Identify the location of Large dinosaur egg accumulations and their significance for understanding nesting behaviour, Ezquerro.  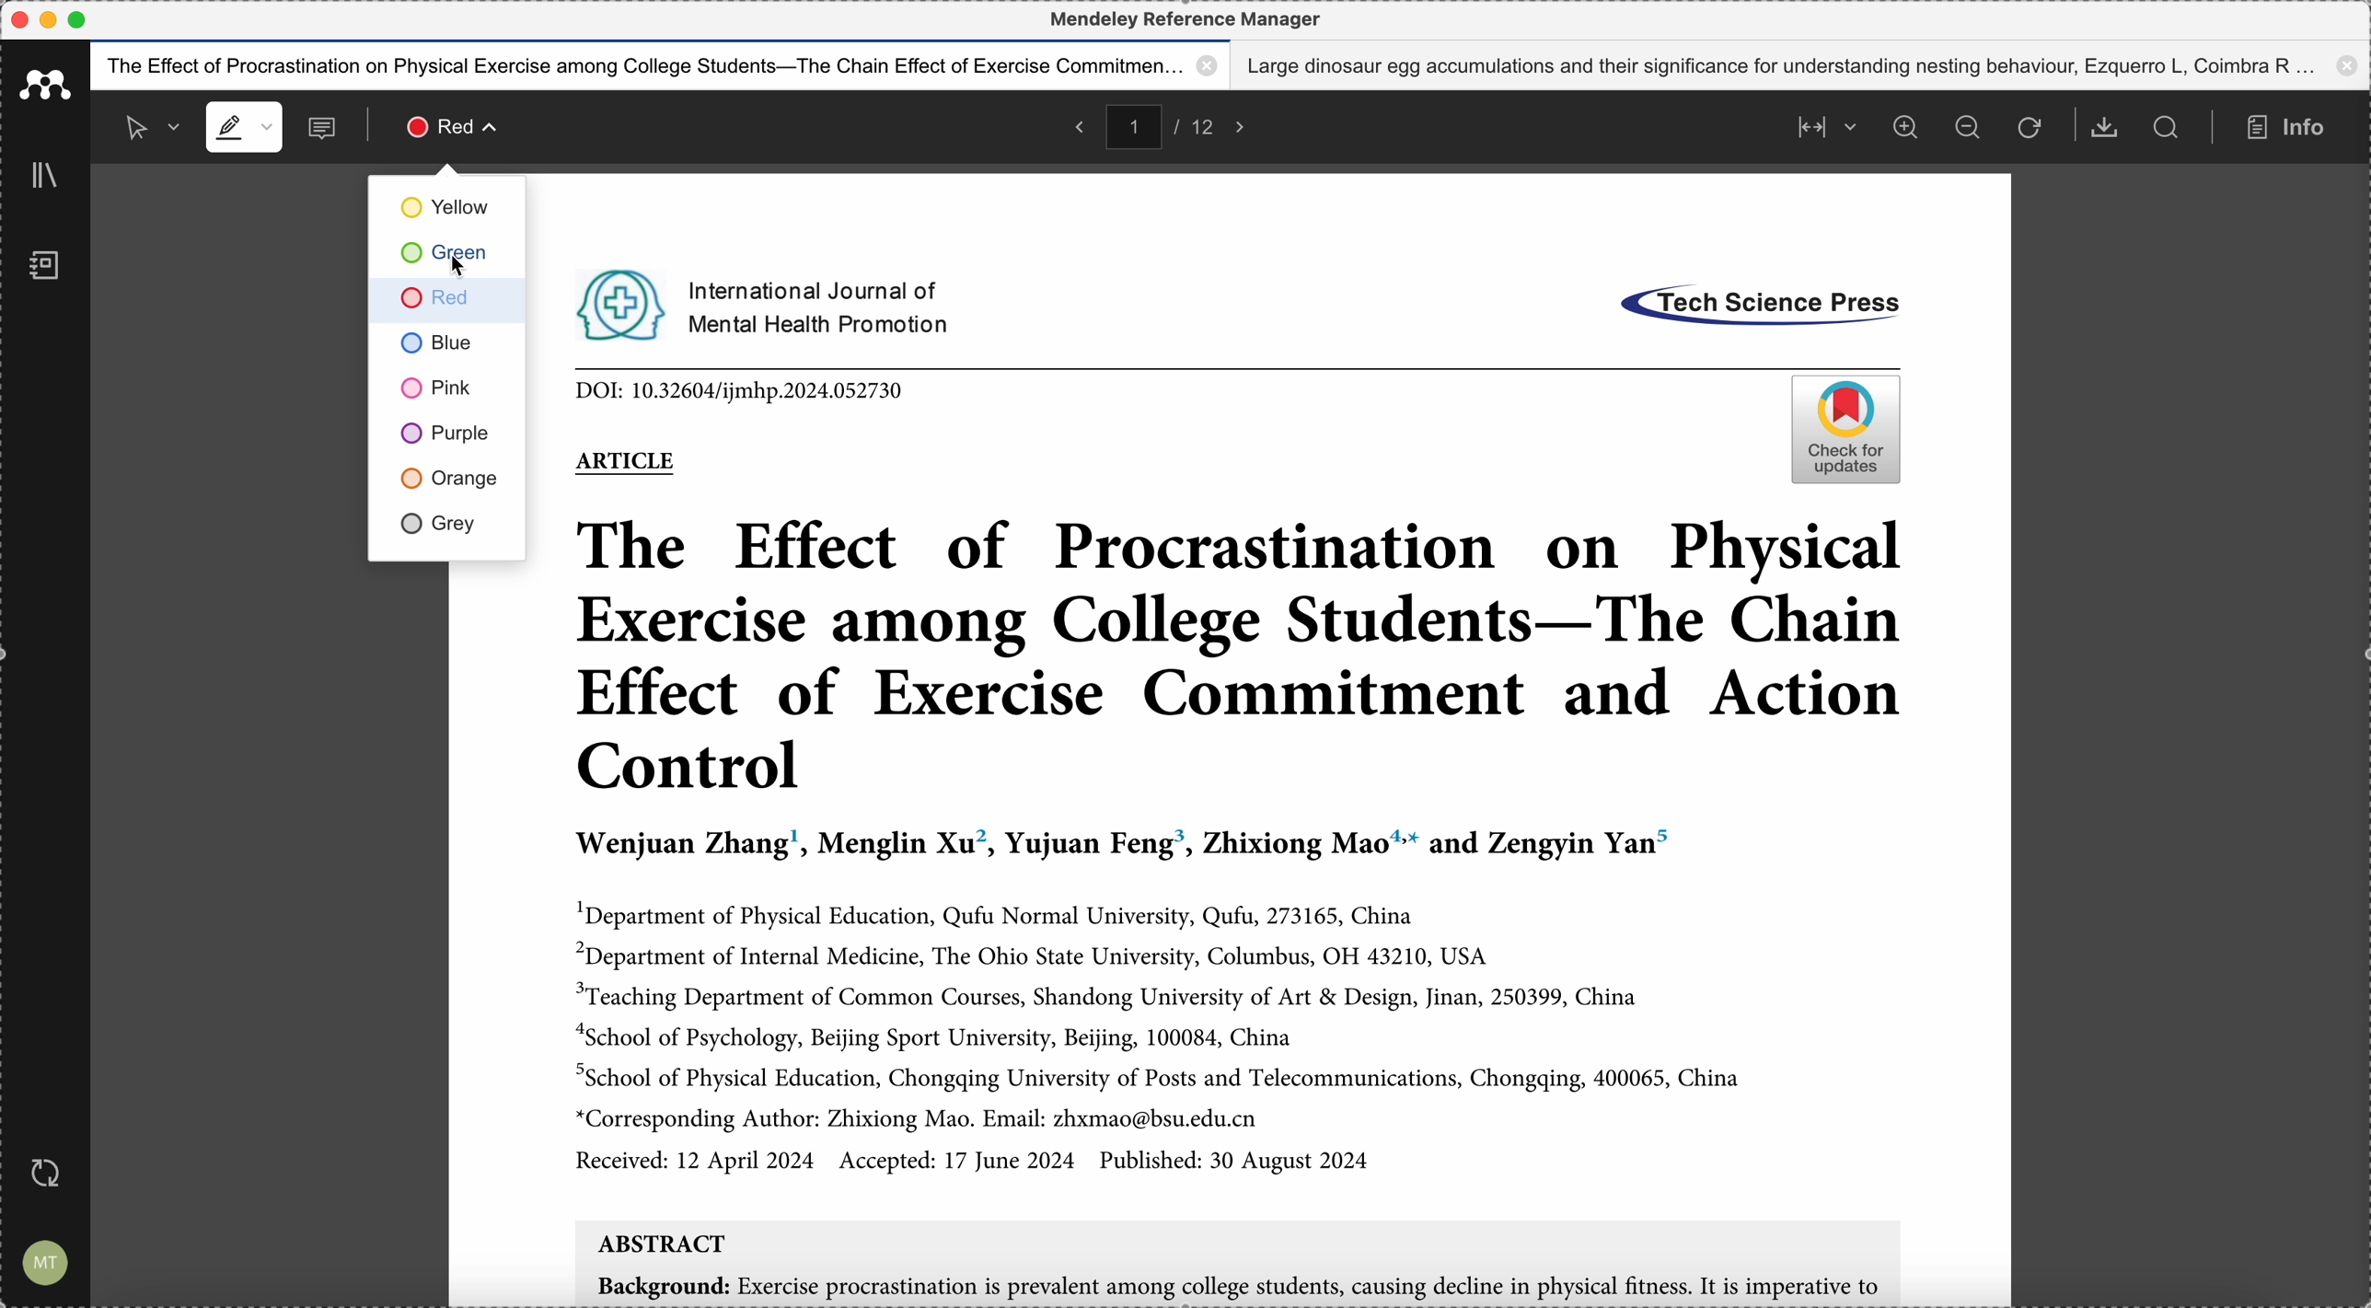
(1805, 65).